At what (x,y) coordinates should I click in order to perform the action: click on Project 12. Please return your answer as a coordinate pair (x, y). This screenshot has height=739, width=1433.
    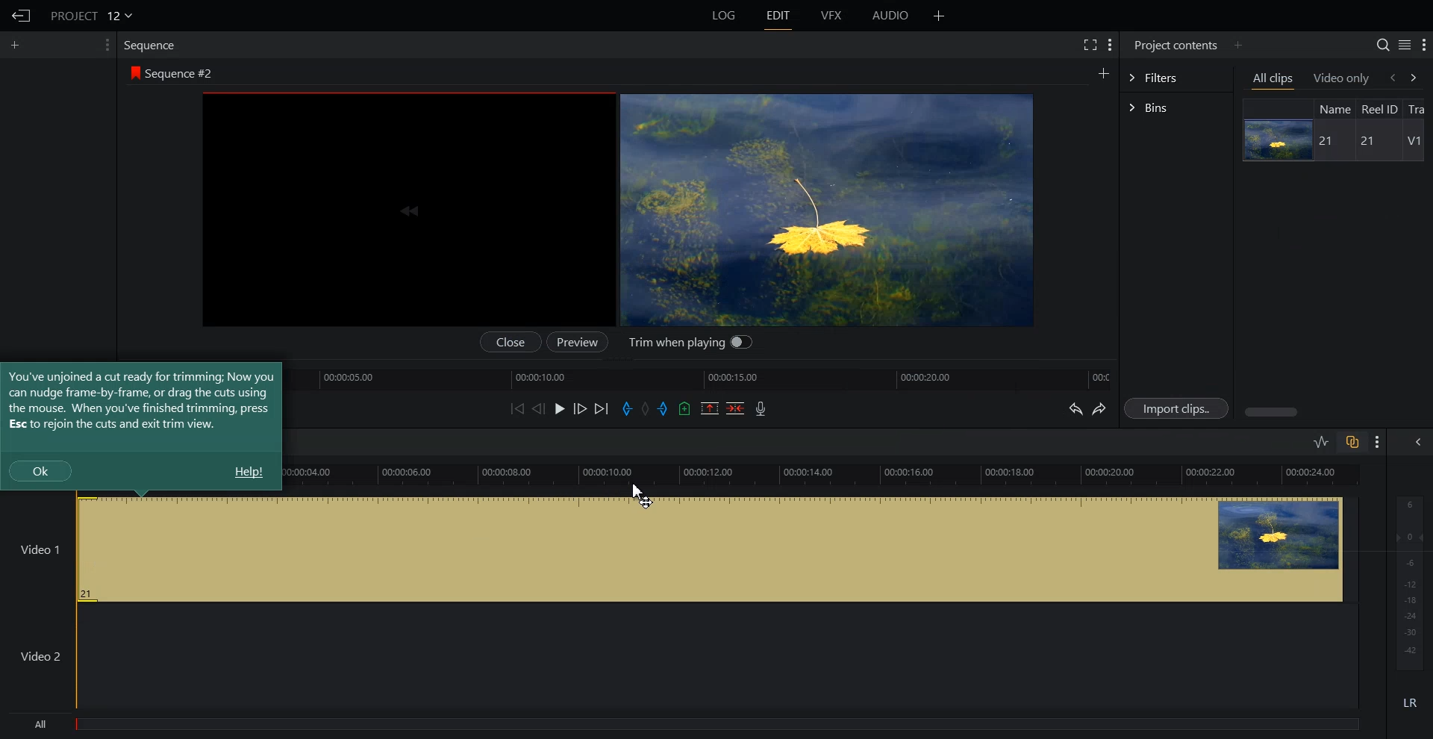
    Looking at the image, I should click on (90, 14).